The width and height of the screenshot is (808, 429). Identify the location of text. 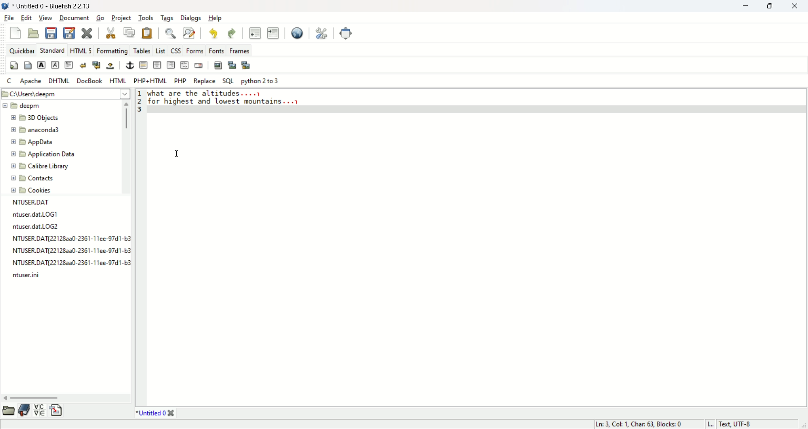
(224, 99).